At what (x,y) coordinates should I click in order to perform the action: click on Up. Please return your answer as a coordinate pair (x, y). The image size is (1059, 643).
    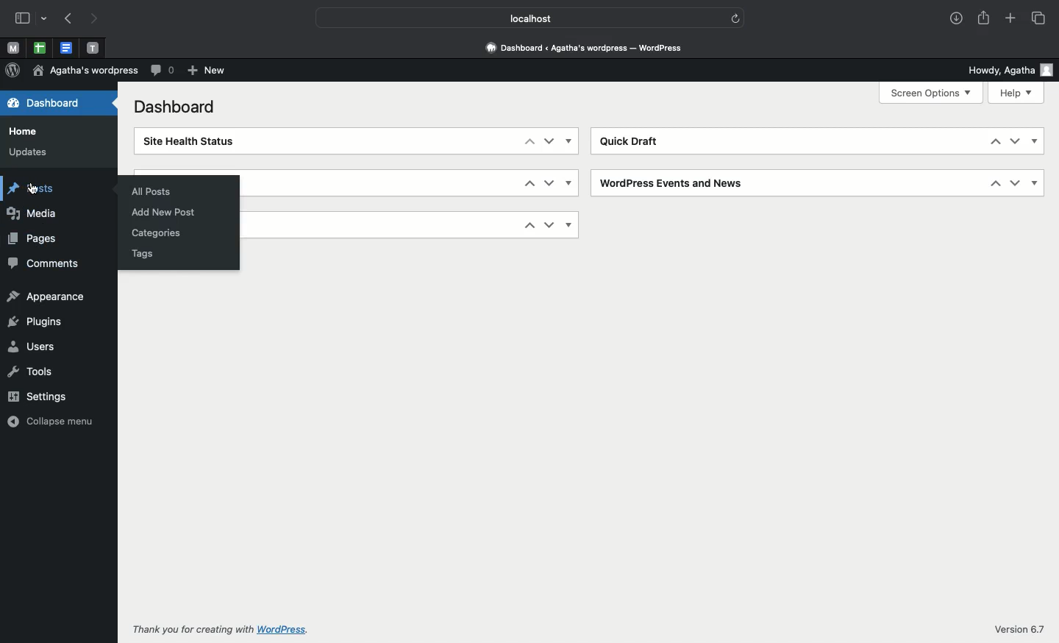
    Looking at the image, I should click on (528, 143).